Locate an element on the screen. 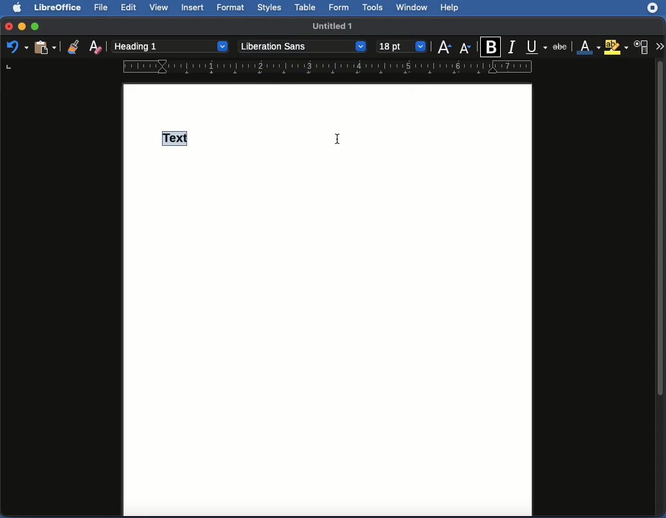 This screenshot has height=518, width=666. Form is located at coordinates (341, 8).